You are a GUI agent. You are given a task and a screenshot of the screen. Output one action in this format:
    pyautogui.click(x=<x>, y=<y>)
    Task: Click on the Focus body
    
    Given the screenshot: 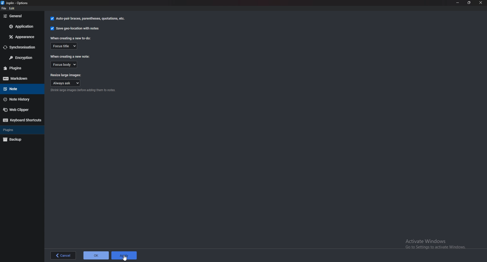 What is the action you would take?
    pyautogui.click(x=64, y=64)
    